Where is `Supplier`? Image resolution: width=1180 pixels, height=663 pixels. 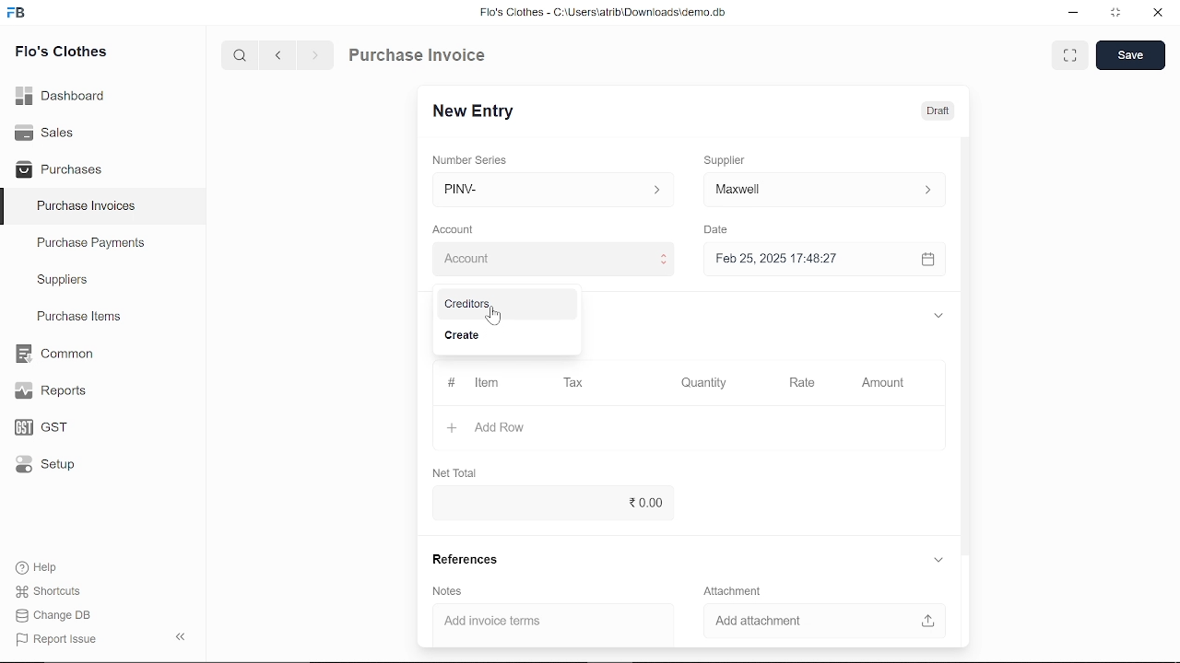
Supplier is located at coordinates (735, 158).